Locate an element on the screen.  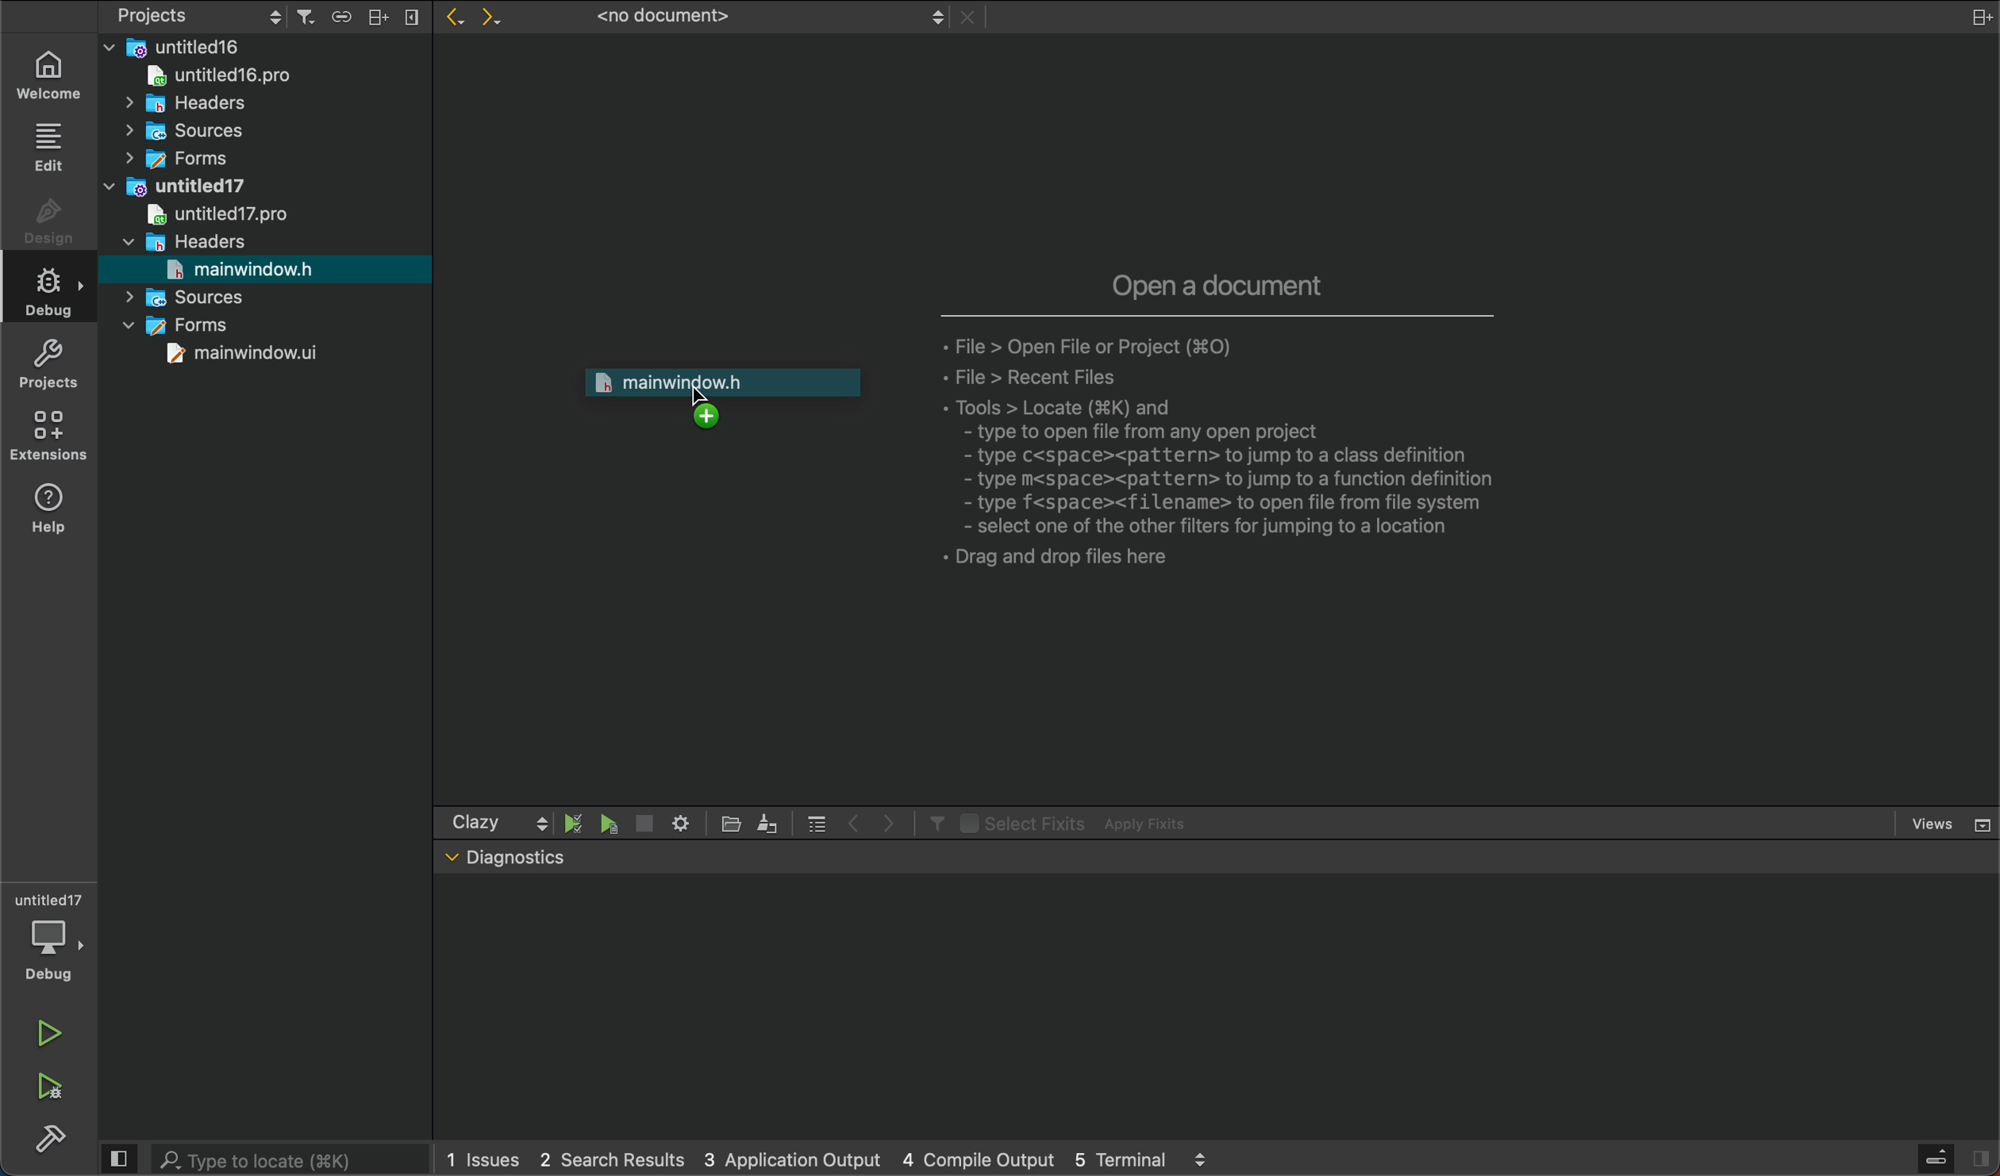
4 Compile Output is located at coordinates (978, 1158).